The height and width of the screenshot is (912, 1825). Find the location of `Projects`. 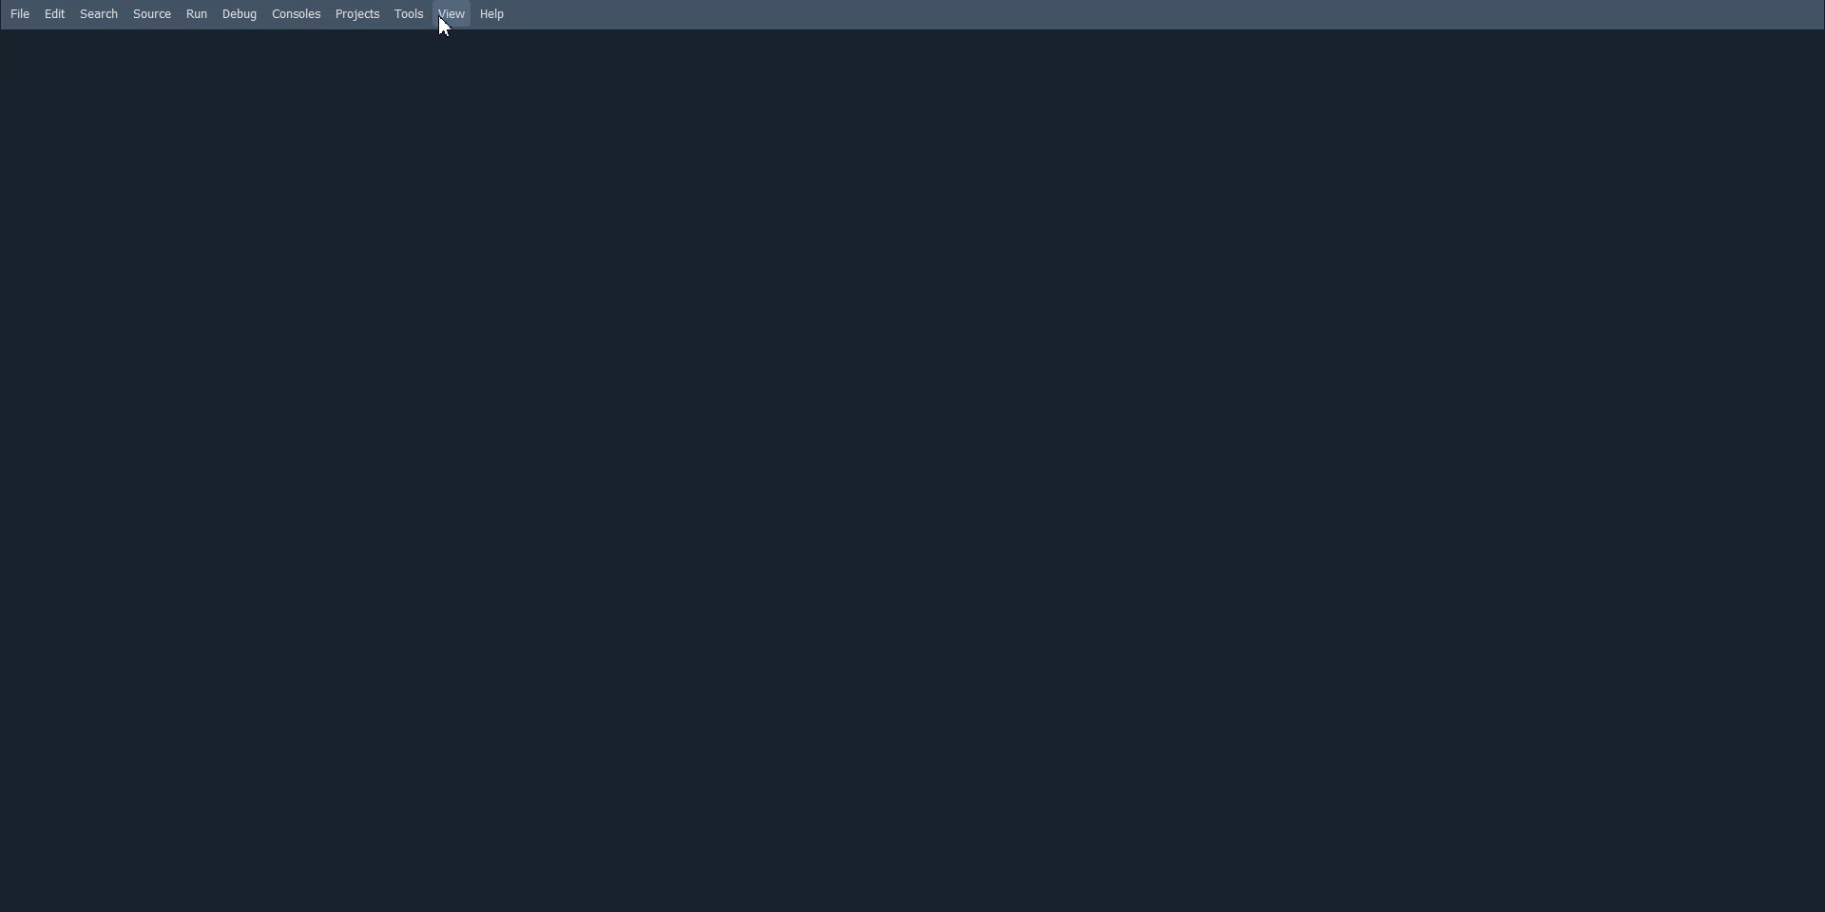

Projects is located at coordinates (357, 14).